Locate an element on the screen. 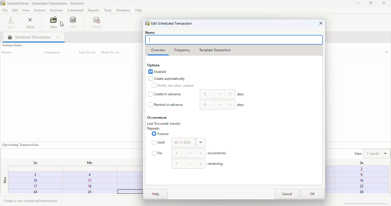  remind in advance is located at coordinates (166, 105).